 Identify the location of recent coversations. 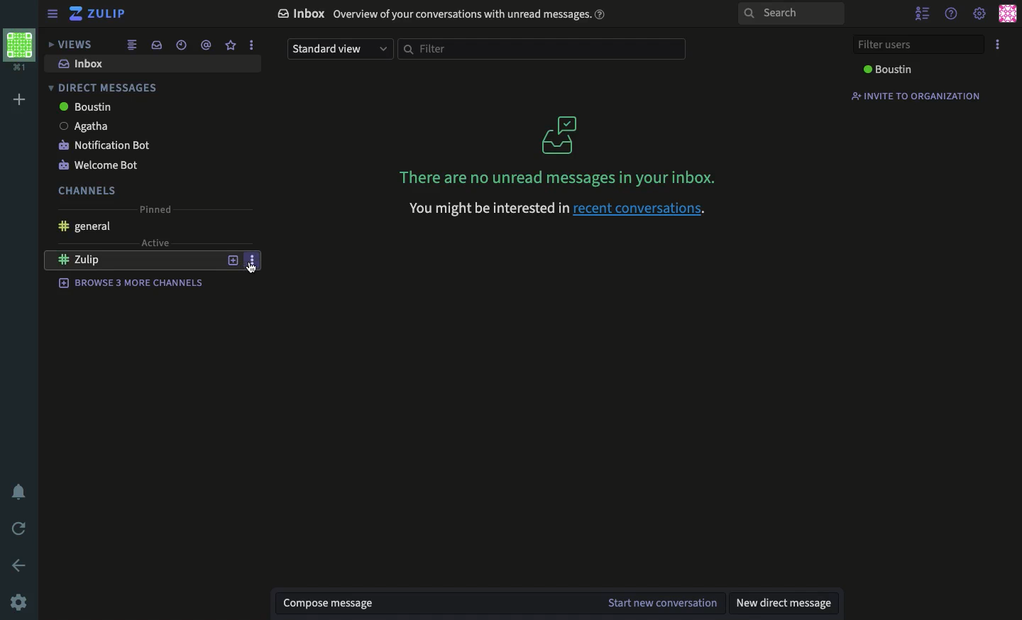
(645, 207).